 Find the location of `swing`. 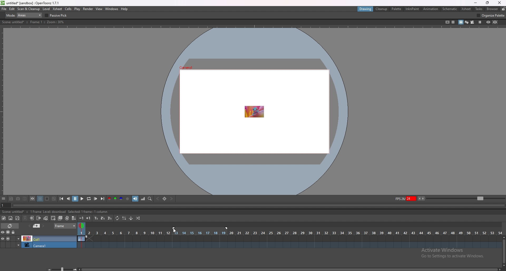

swing is located at coordinates (131, 218).